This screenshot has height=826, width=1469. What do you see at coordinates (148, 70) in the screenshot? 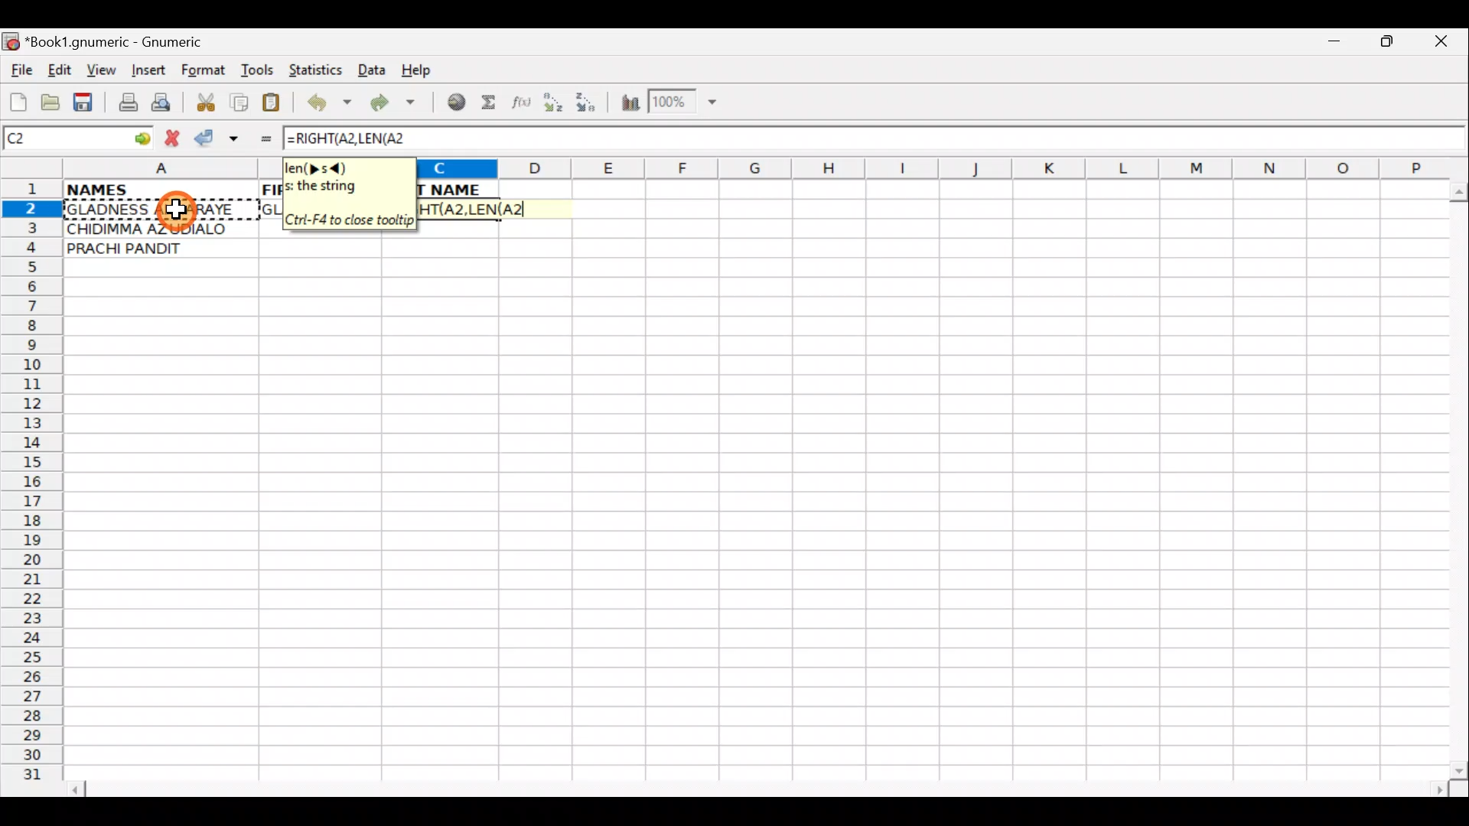
I see `Insert` at bounding box center [148, 70].